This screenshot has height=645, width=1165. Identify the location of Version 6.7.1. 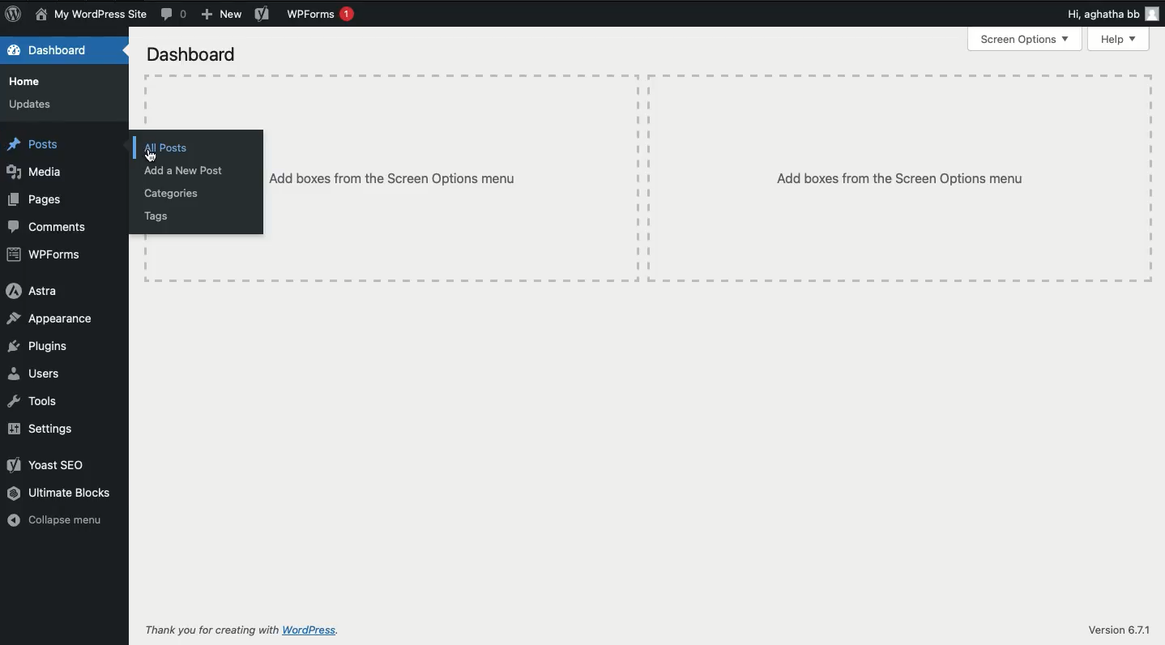
(1119, 631).